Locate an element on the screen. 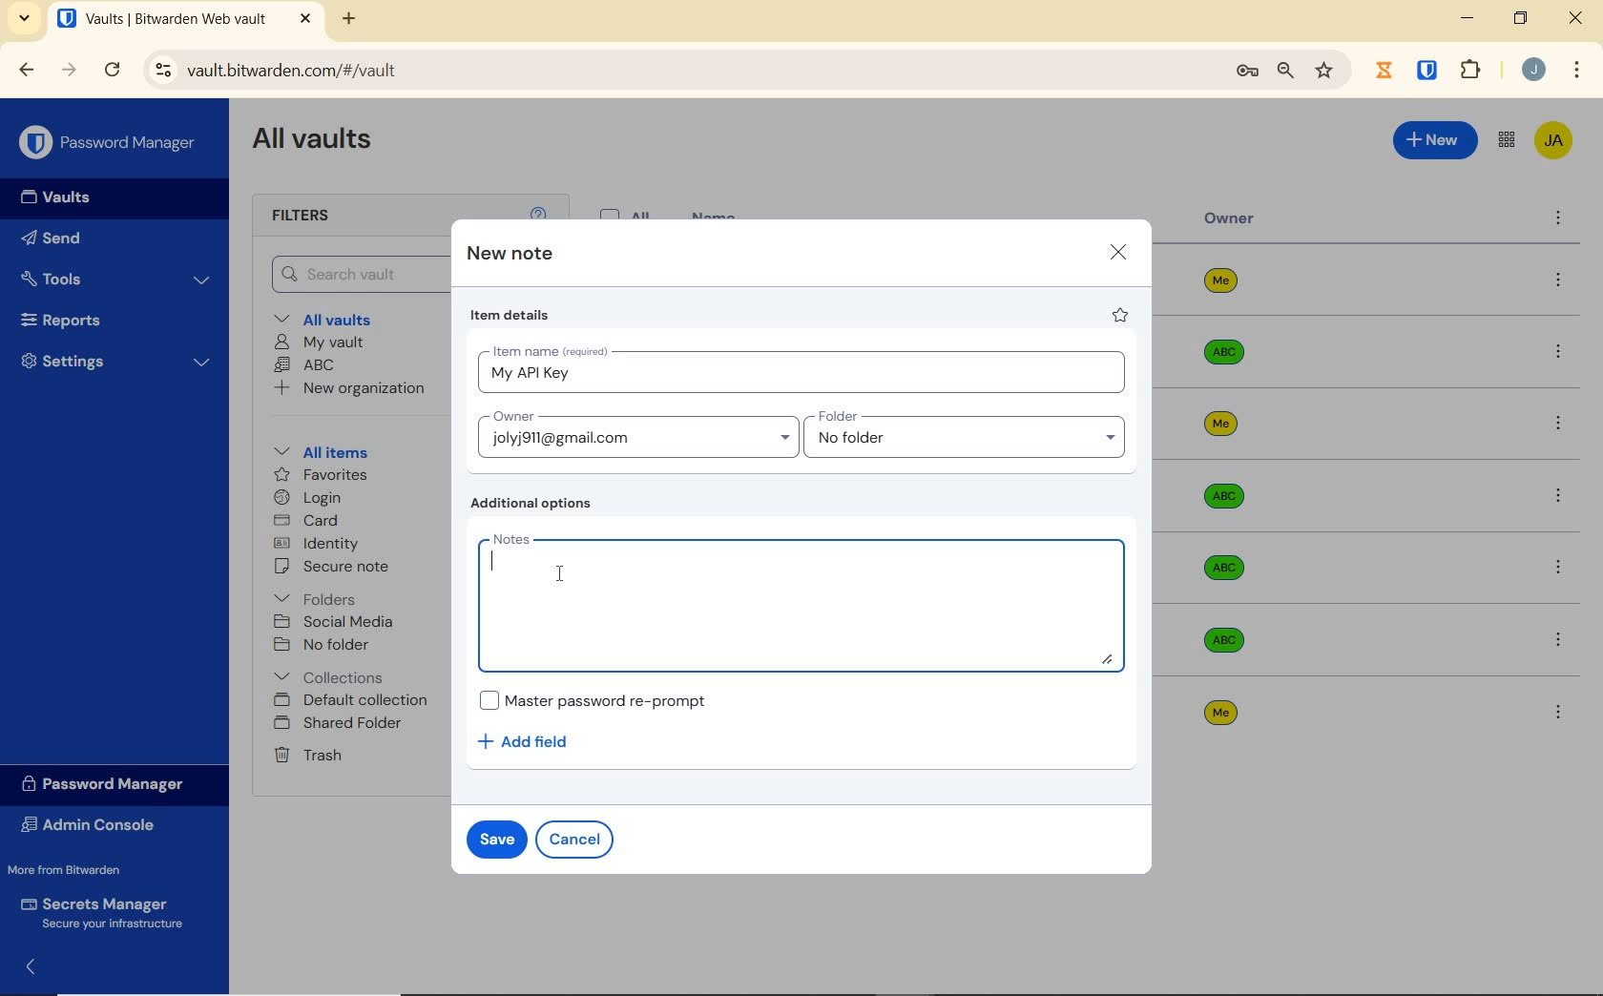  My Vault is located at coordinates (322, 342).